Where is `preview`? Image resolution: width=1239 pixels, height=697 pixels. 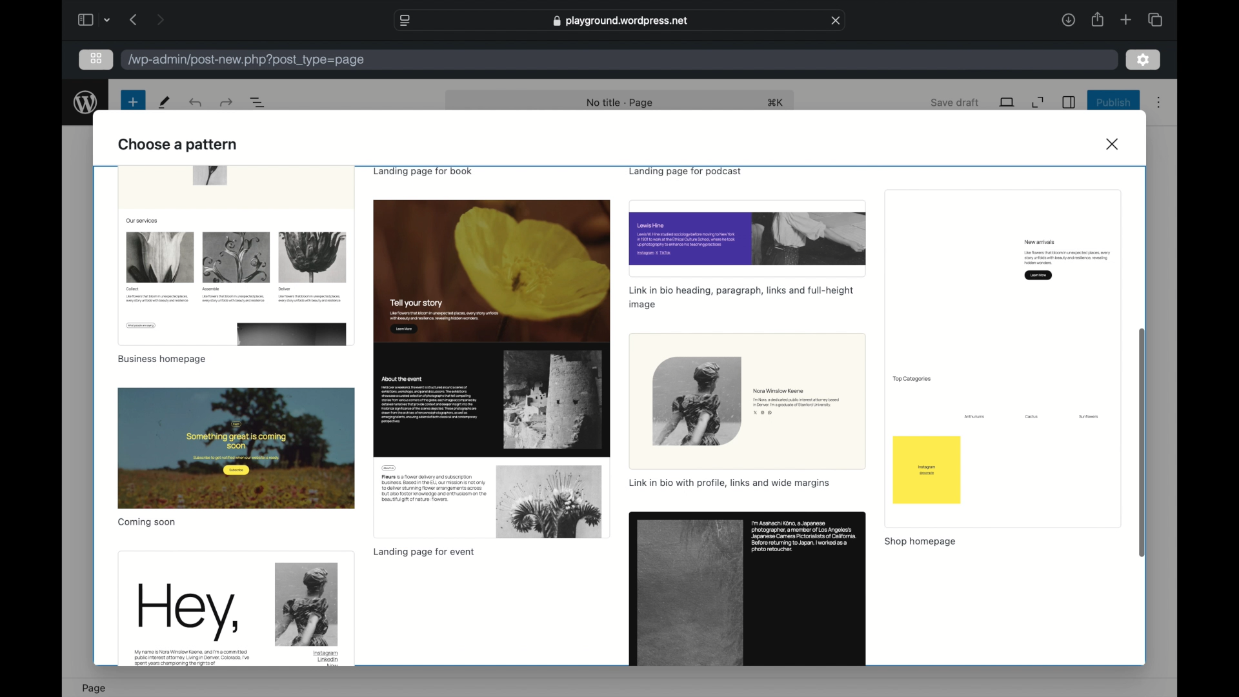
preview is located at coordinates (1003, 359).